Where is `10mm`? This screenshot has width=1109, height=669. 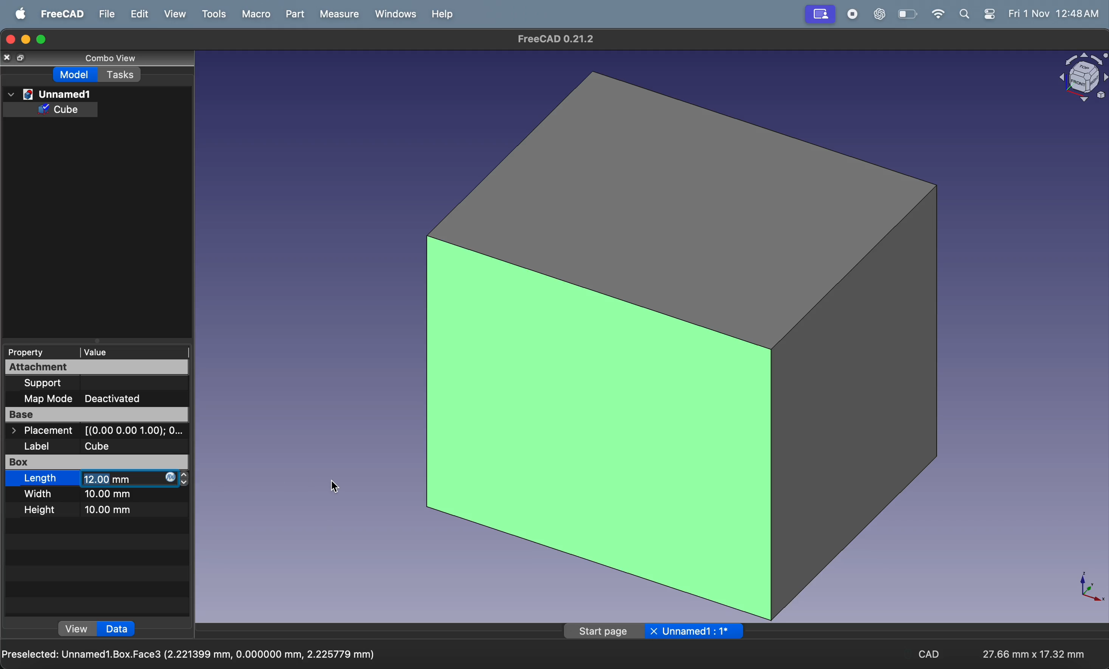
10mm is located at coordinates (111, 509).